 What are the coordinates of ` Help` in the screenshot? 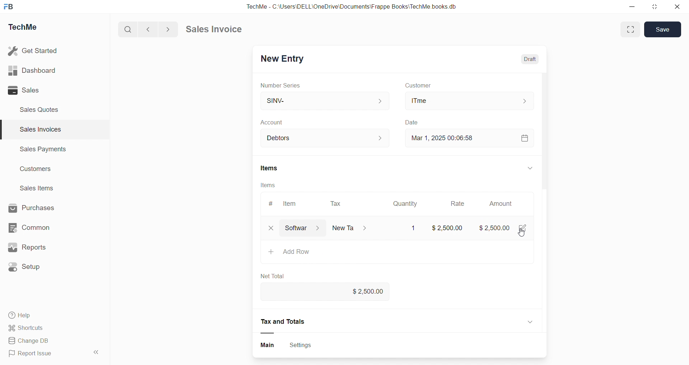 It's located at (23, 316).